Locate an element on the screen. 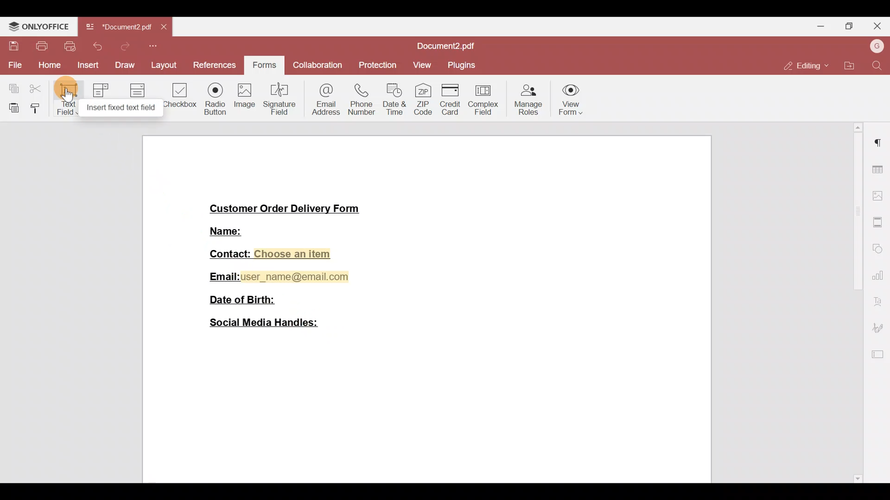 This screenshot has height=500, width=890. Collaboration is located at coordinates (318, 66).